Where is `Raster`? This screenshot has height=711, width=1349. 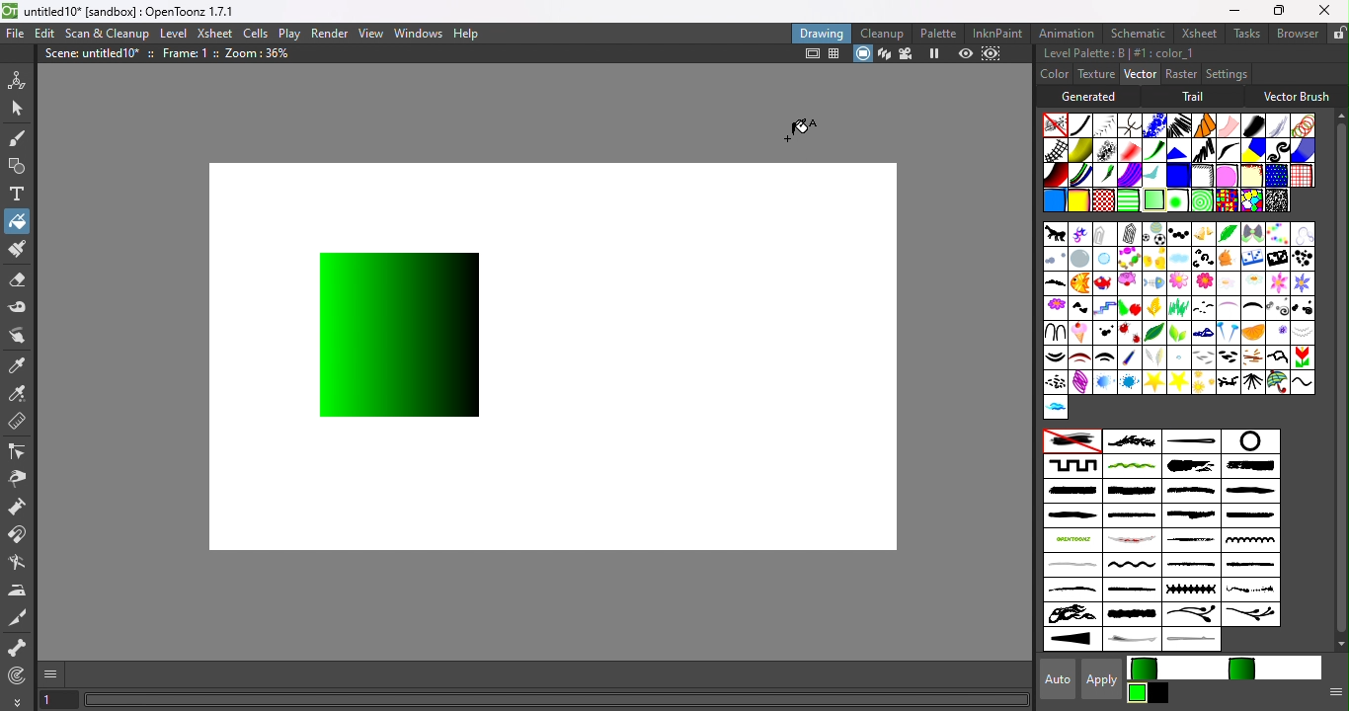 Raster is located at coordinates (1181, 75).